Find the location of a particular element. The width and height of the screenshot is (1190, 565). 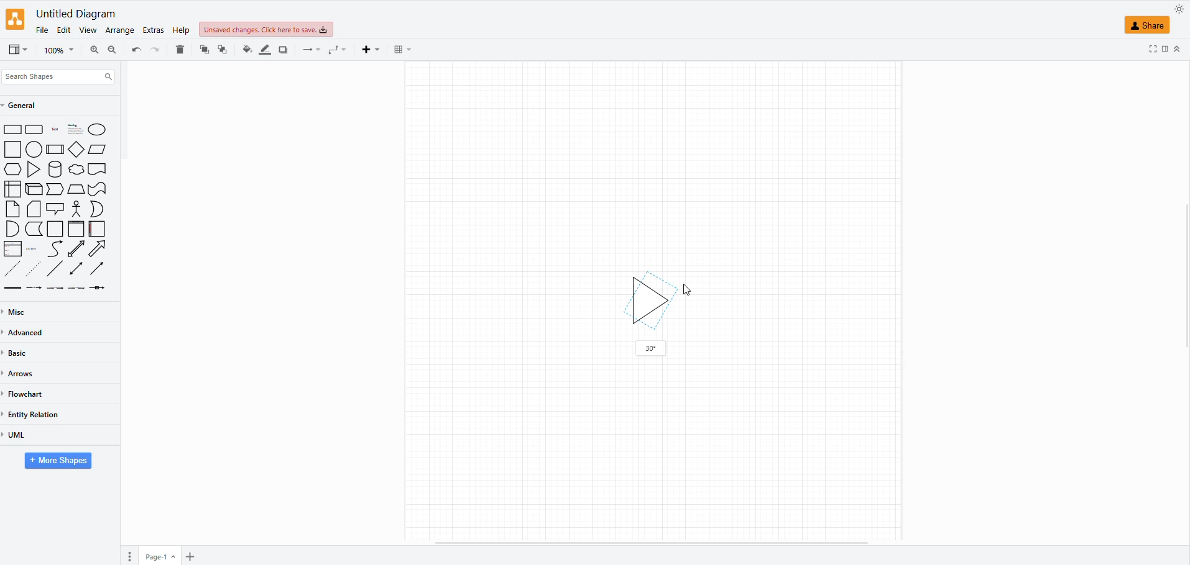

fill color is located at coordinates (246, 48).